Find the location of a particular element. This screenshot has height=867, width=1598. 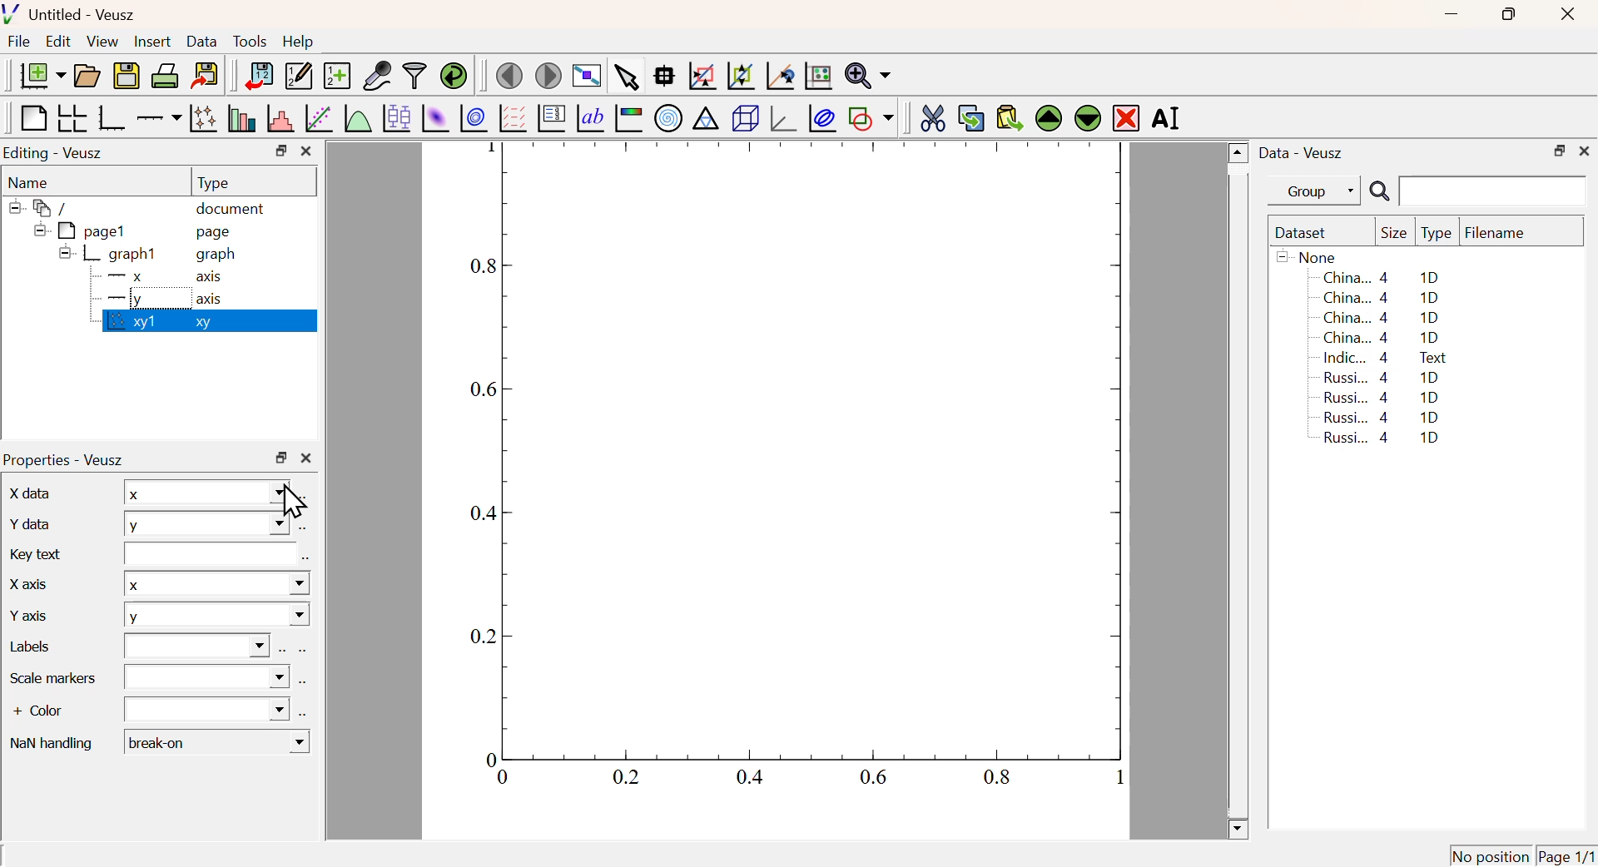

Move to next page is located at coordinates (549, 76).